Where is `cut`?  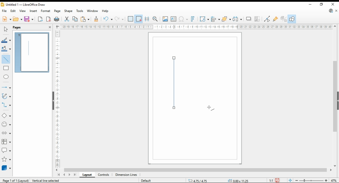 cut is located at coordinates (66, 19).